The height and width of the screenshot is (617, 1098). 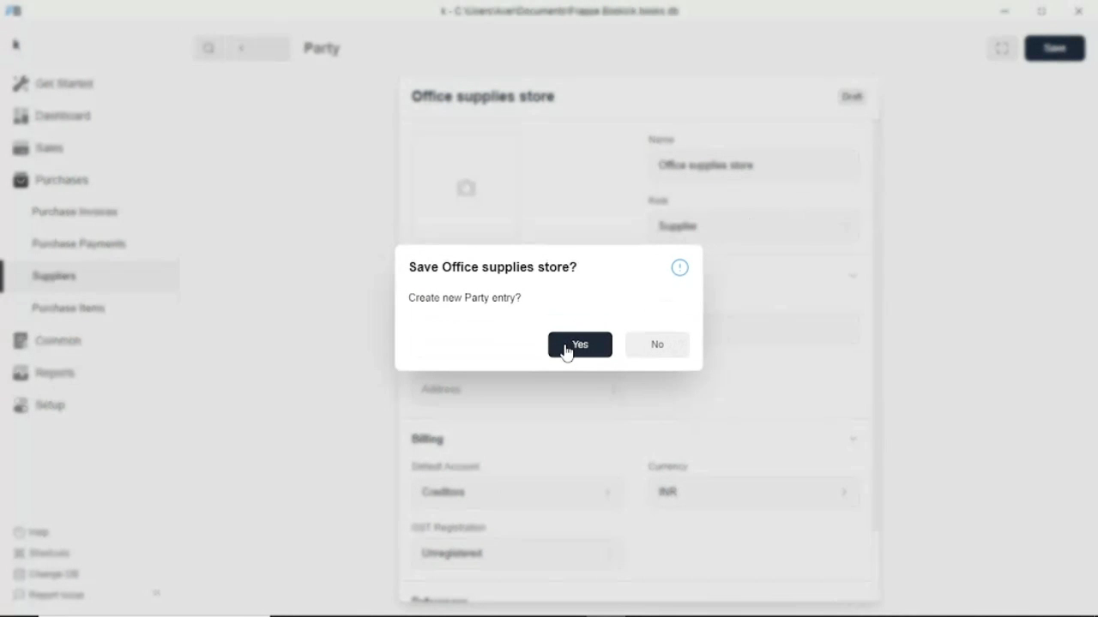 I want to click on Common, so click(x=47, y=341).